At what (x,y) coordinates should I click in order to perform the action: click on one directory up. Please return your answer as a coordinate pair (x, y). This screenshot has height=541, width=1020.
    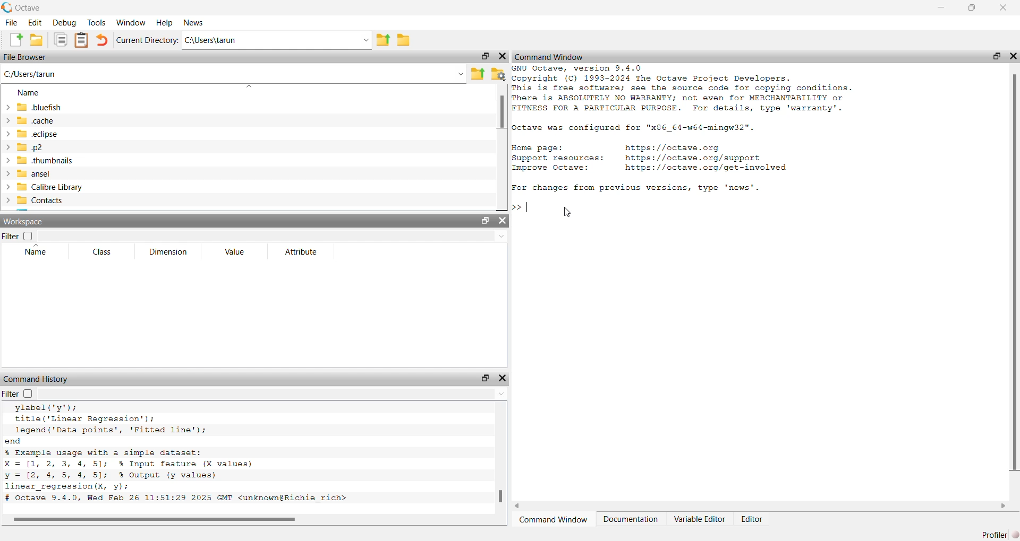
    Looking at the image, I should click on (382, 40).